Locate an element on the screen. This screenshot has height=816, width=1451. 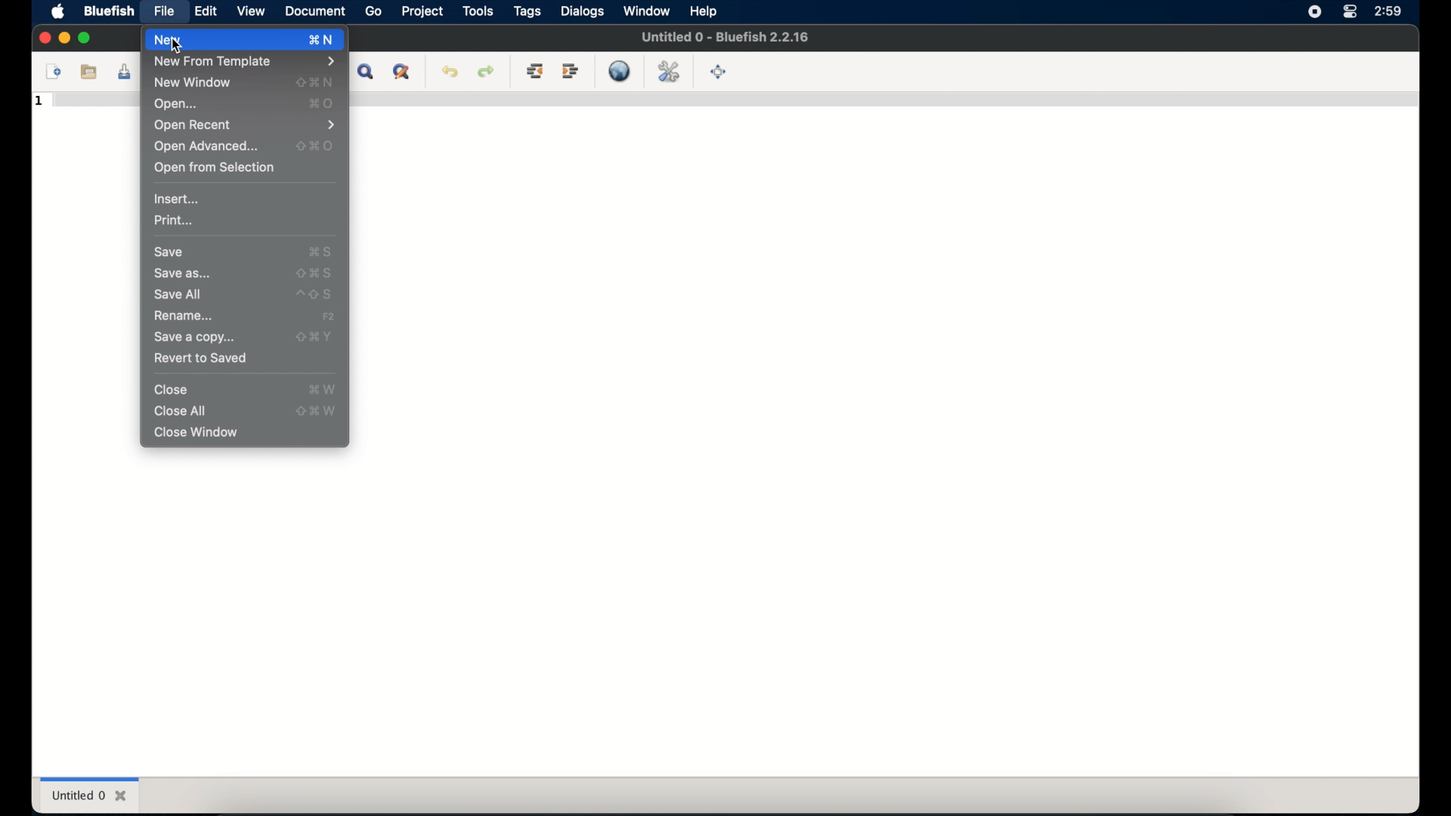
rename shortcut is located at coordinates (330, 317).